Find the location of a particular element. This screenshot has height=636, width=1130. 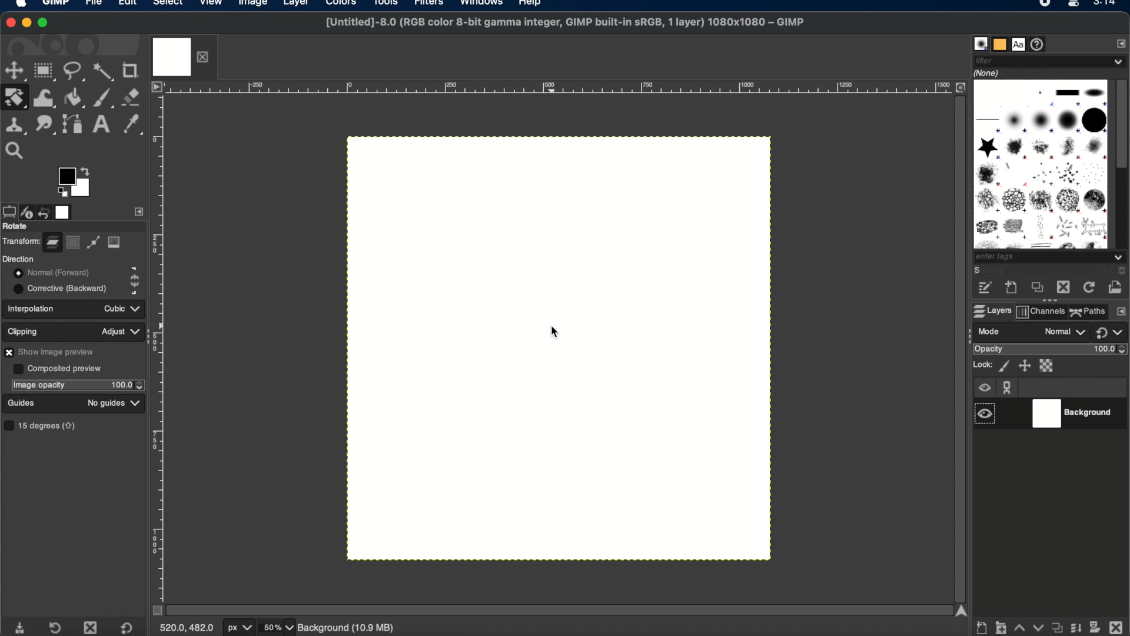

paintbrush tool is located at coordinates (104, 97).